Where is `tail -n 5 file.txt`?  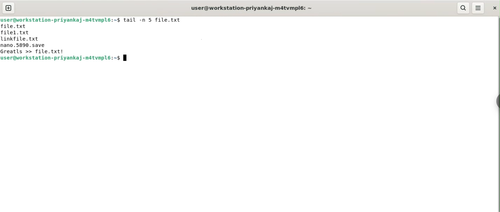 tail -n 5 file.txt is located at coordinates (153, 20).